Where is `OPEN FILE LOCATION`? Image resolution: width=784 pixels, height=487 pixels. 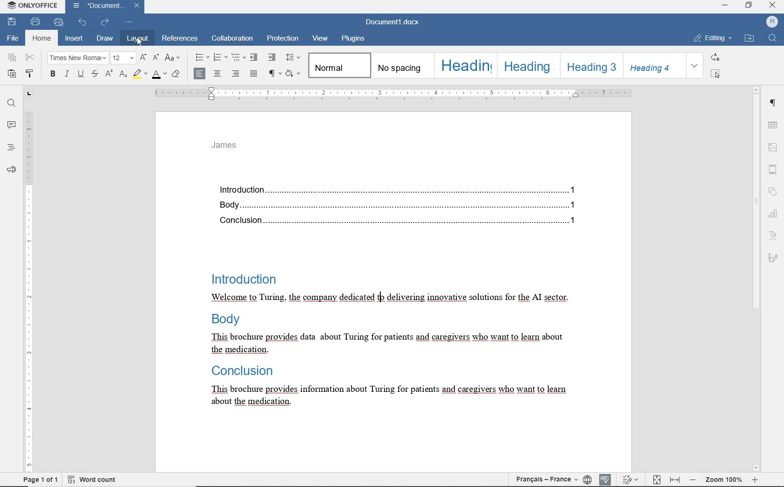
OPEN FILE LOCATION is located at coordinates (750, 38).